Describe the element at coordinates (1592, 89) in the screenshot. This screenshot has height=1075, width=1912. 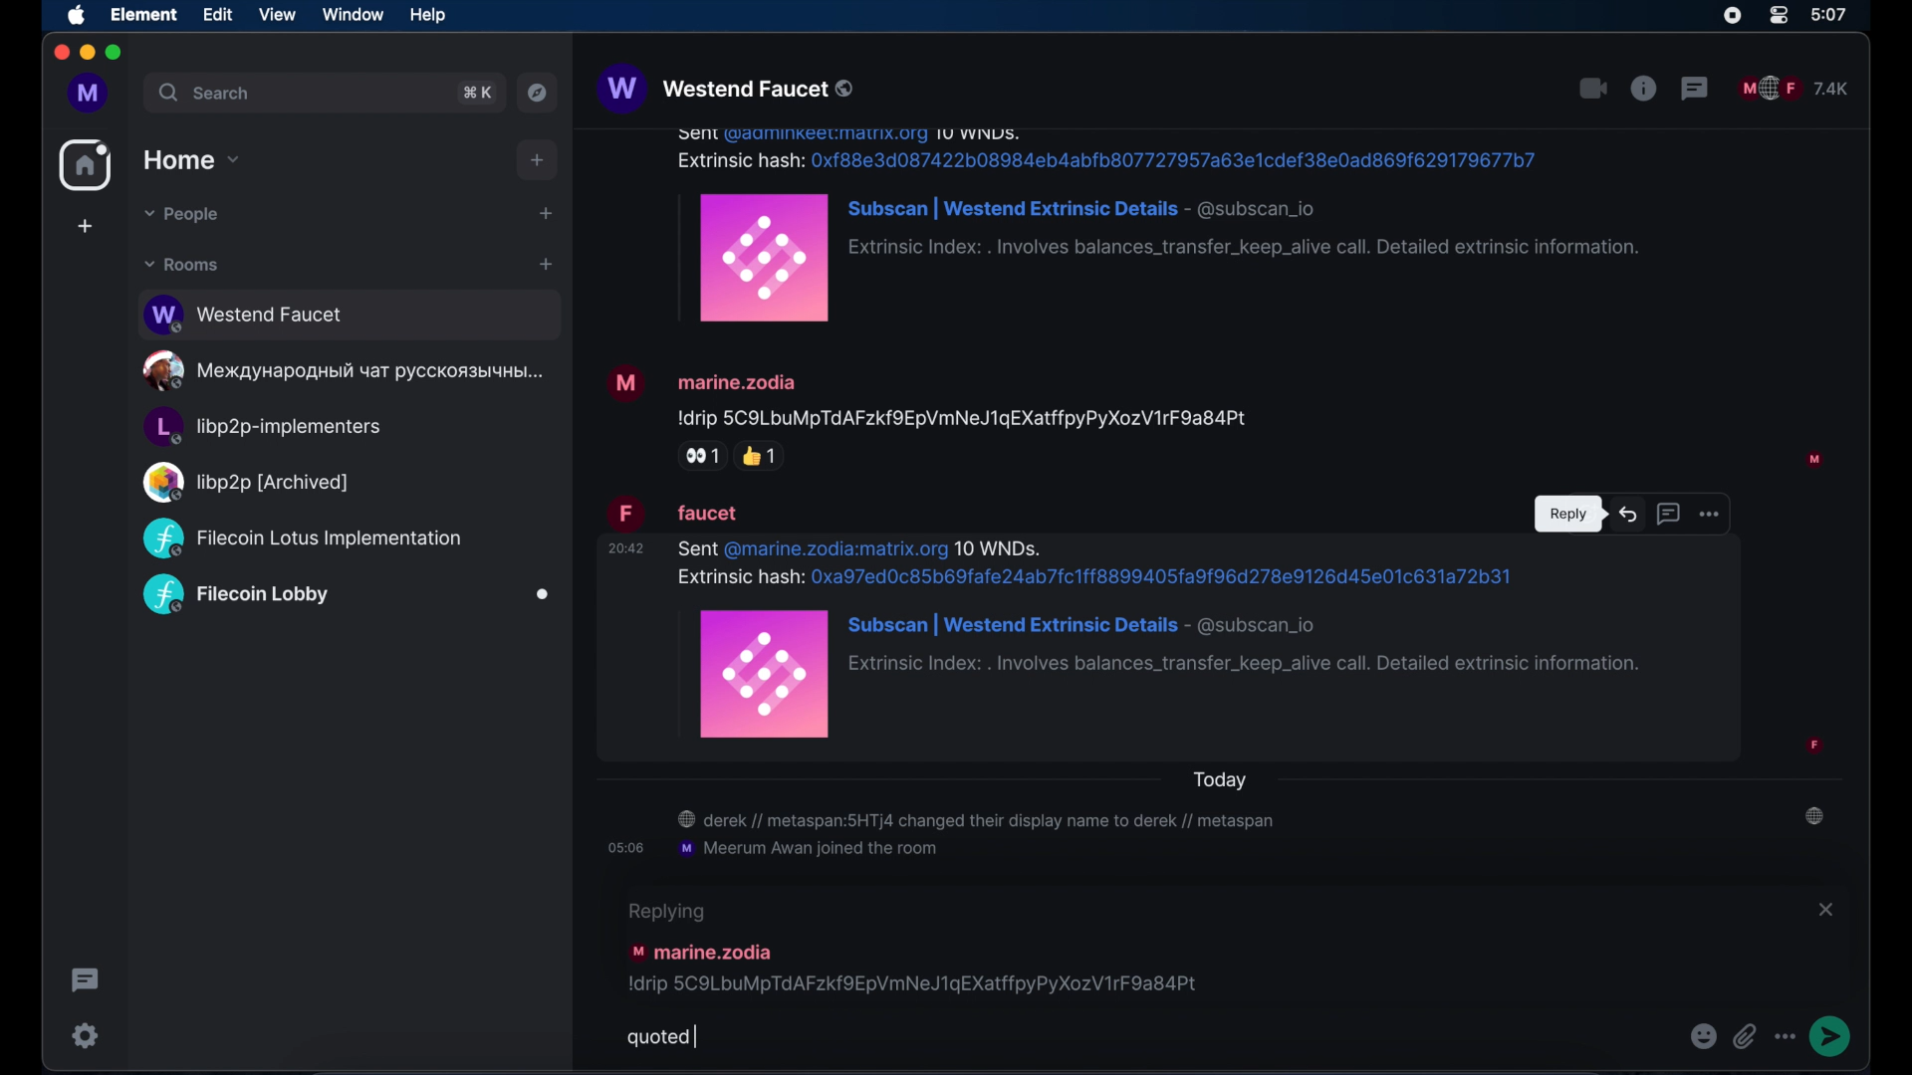
I see `video call` at that location.